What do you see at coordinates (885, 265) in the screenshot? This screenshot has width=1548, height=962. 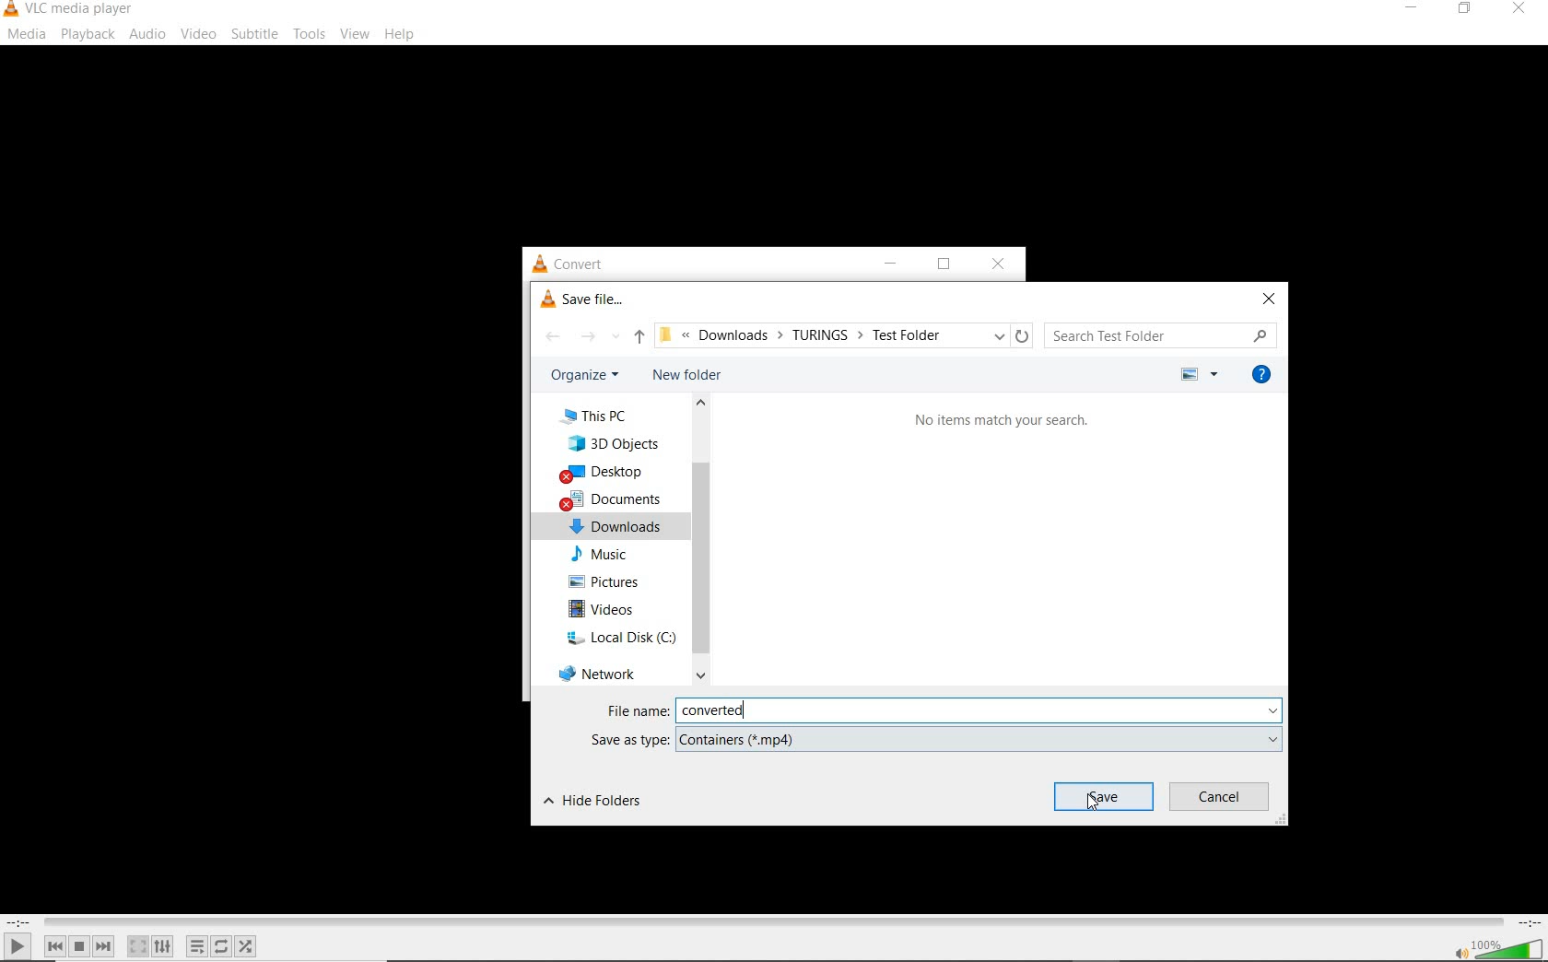 I see `minimize` at bounding box center [885, 265].